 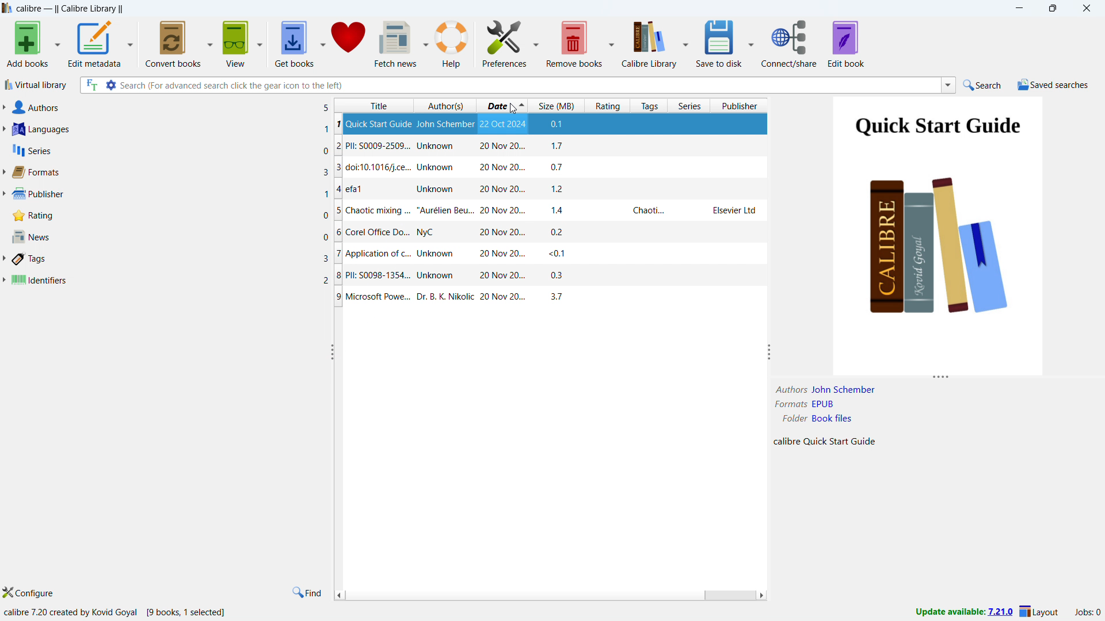 I want to click on find, so click(x=306, y=593).